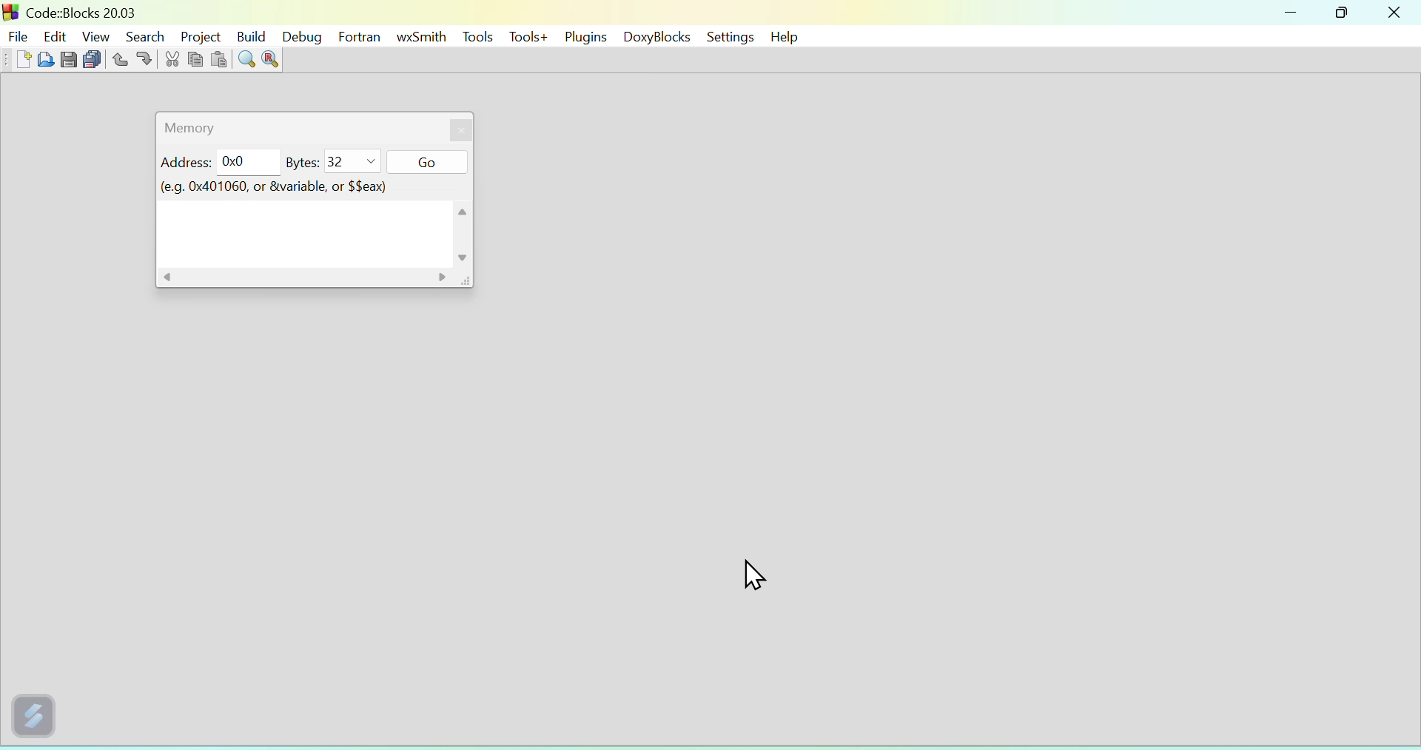 The height and width of the screenshot is (750, 1421). What do you see at coordinates (525, 36) in the screenshot?
I see `Tools+` at bounding box center [525, 36].